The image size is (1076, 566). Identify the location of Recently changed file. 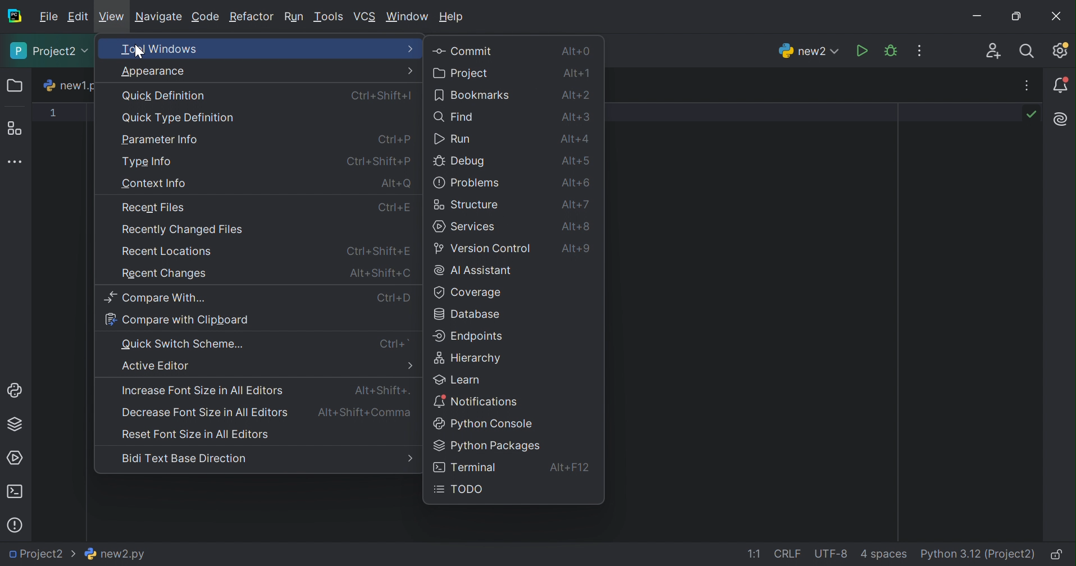
(181, 230).